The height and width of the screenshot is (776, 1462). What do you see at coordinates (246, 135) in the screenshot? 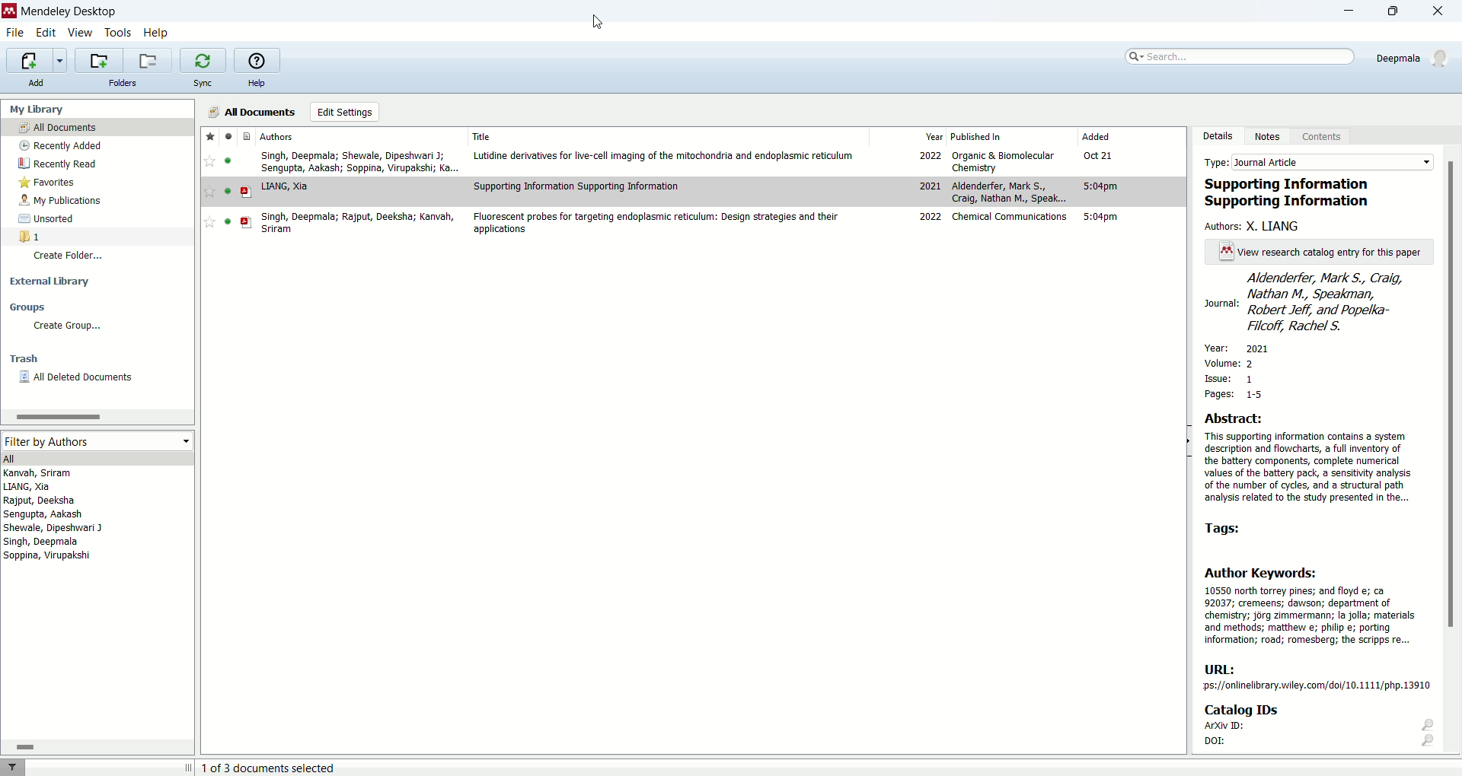
I see `document type` at bounding box center [246, 135].